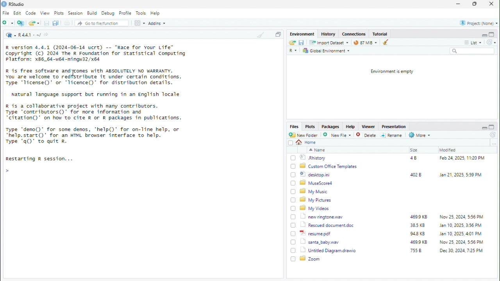  I want to click on Checkbox, so click(293, 226).